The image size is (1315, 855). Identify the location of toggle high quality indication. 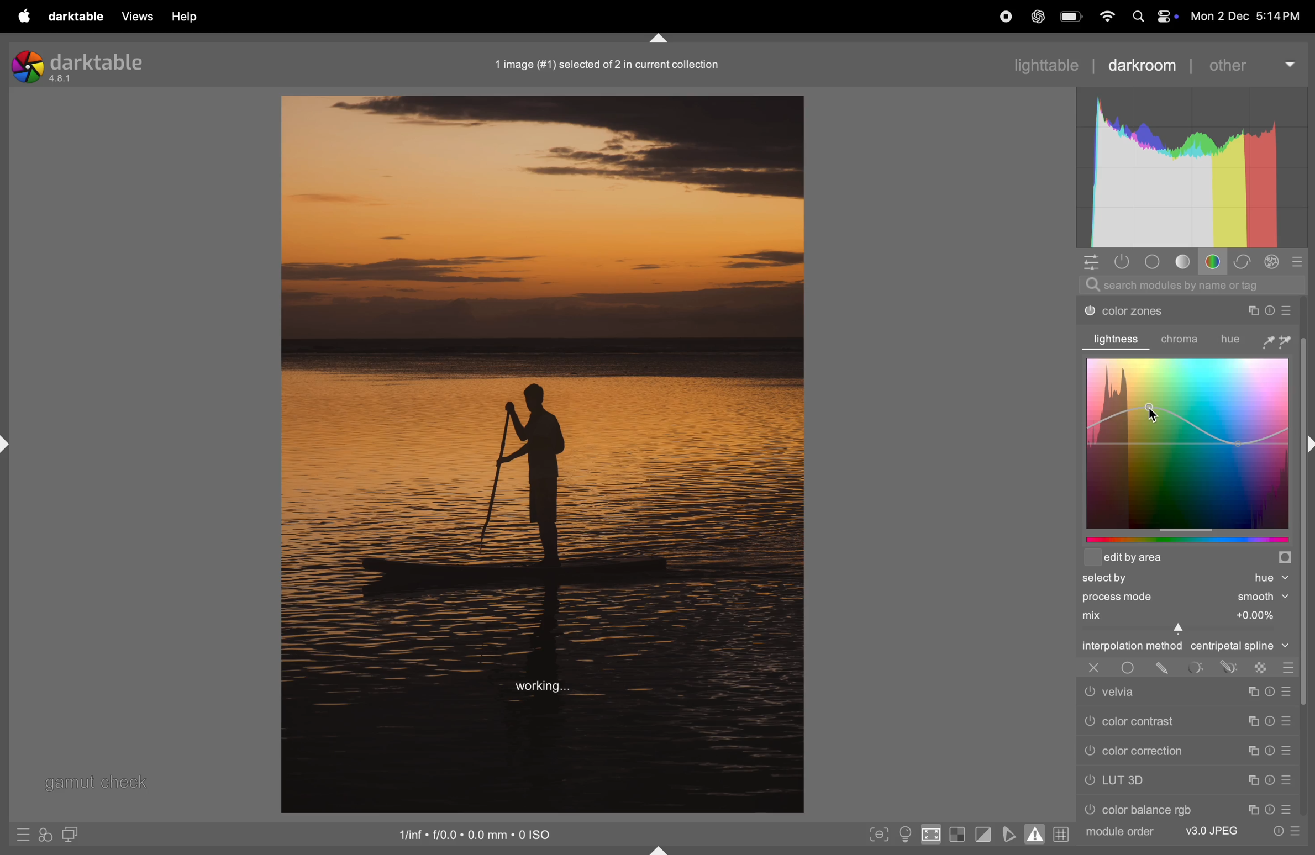
(930, 835).